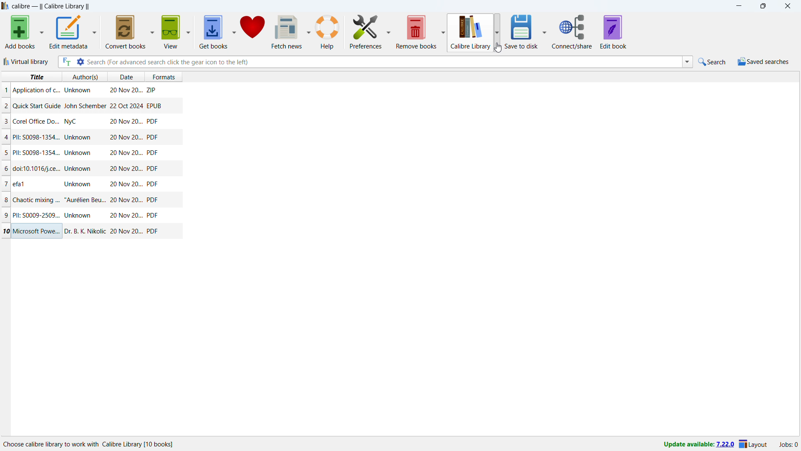  Describe the element at coordinates (72, 122) in the screenshot. I see `Author` at that location.